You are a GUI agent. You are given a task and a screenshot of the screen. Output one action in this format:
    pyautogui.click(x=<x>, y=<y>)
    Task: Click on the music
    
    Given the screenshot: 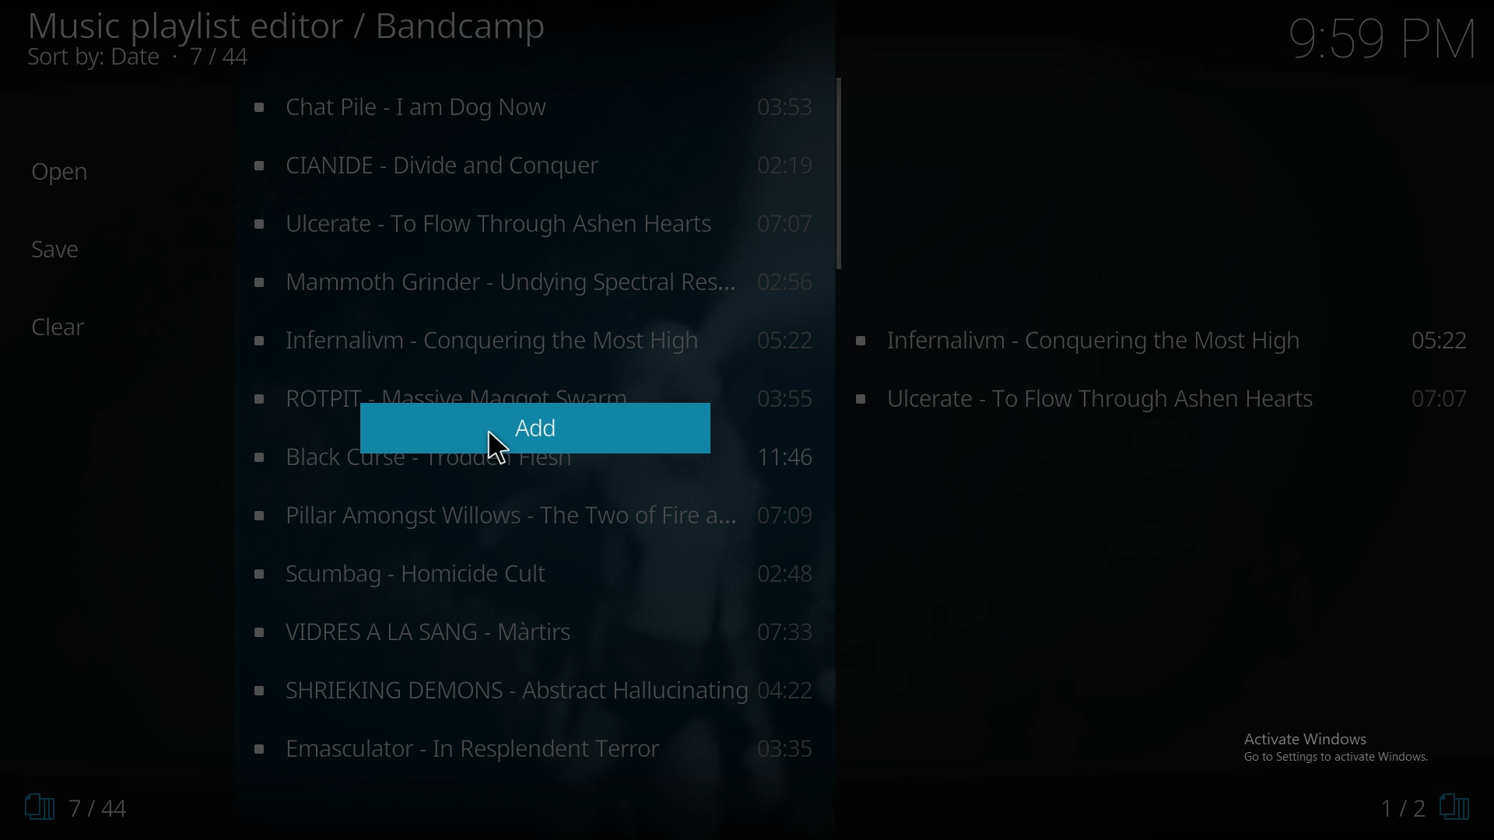 What is the action you would take?
    pyautogui.click(x=533, y=281)
    